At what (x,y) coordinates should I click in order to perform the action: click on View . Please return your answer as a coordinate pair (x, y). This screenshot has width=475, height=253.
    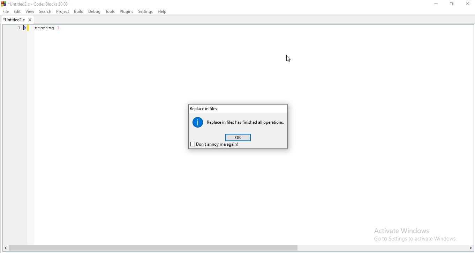
    Looking at the image, I should click on (30, 11).